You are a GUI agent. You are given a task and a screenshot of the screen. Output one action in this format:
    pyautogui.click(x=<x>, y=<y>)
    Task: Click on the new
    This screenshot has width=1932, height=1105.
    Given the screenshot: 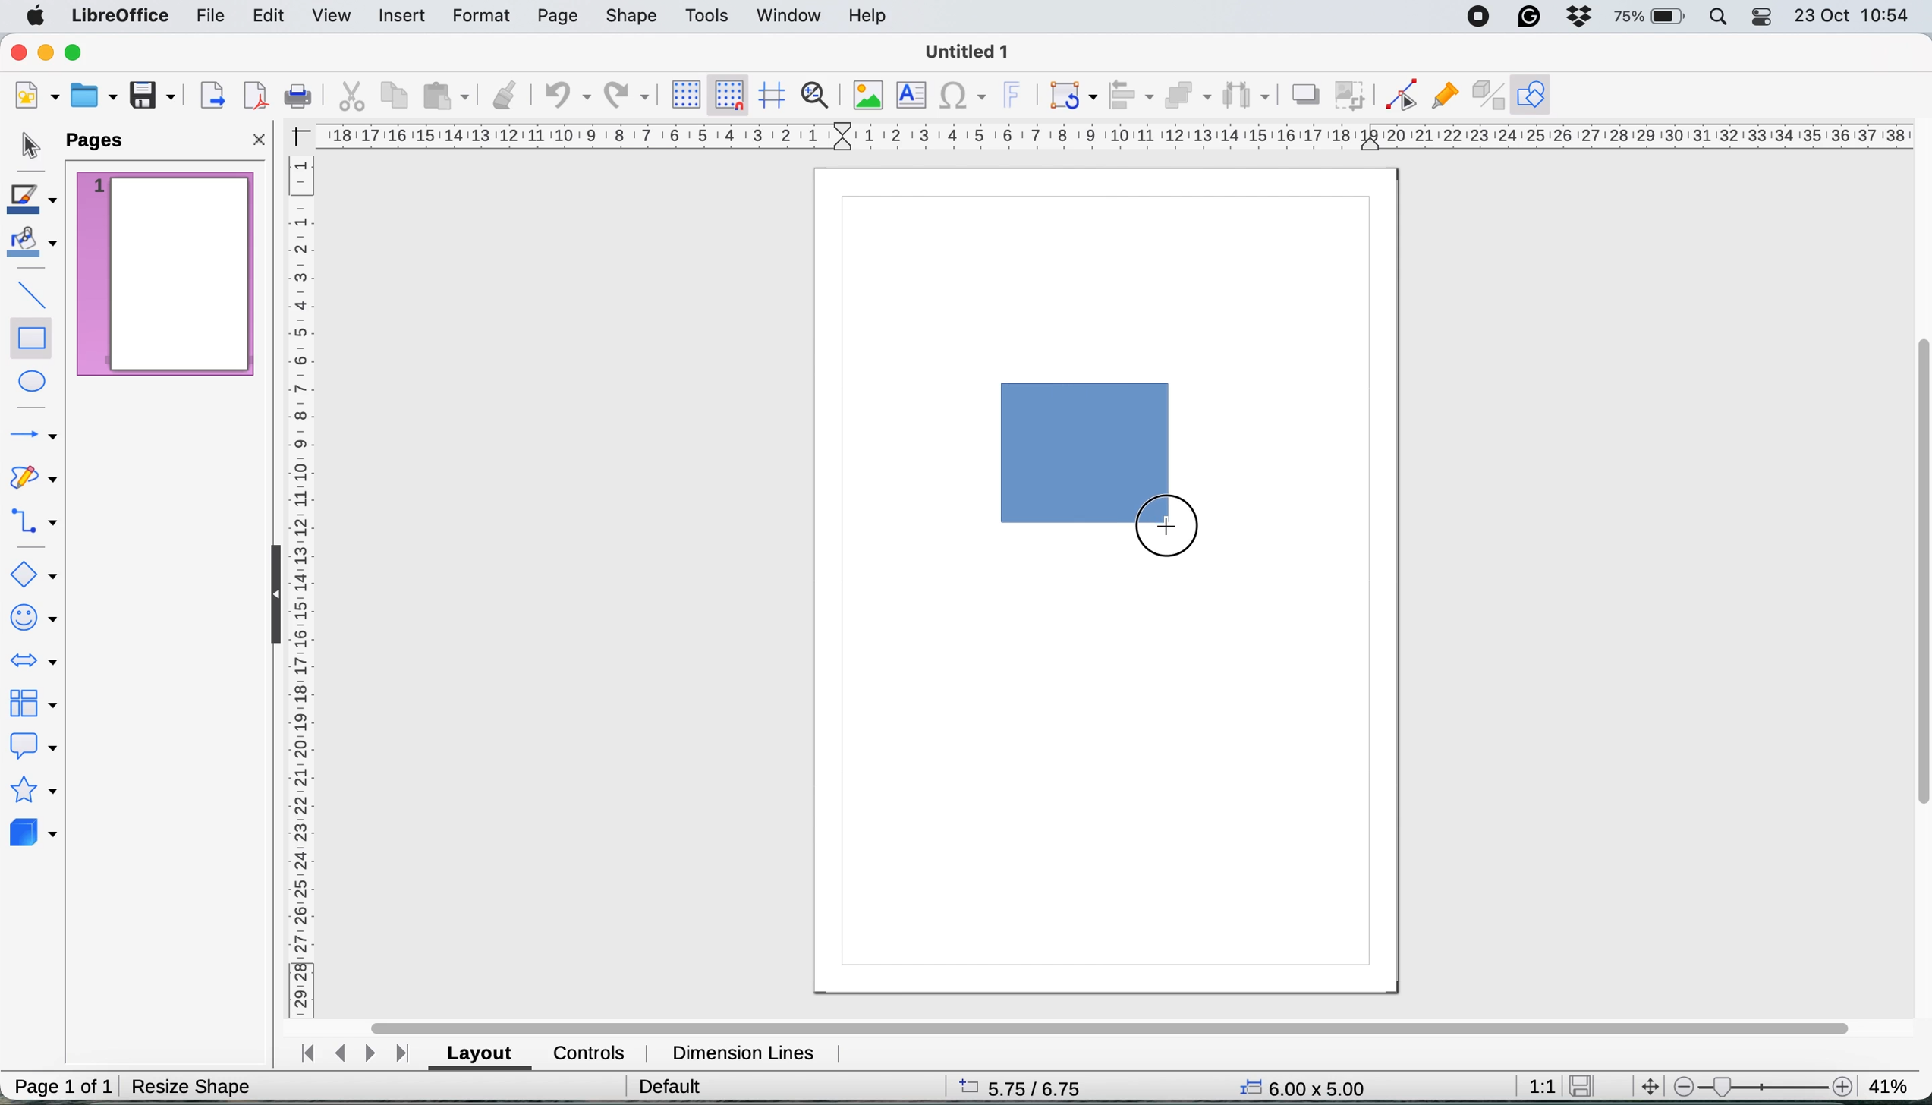 What is the action you would take?
    pyautogui.click(x=38, y=96)
    